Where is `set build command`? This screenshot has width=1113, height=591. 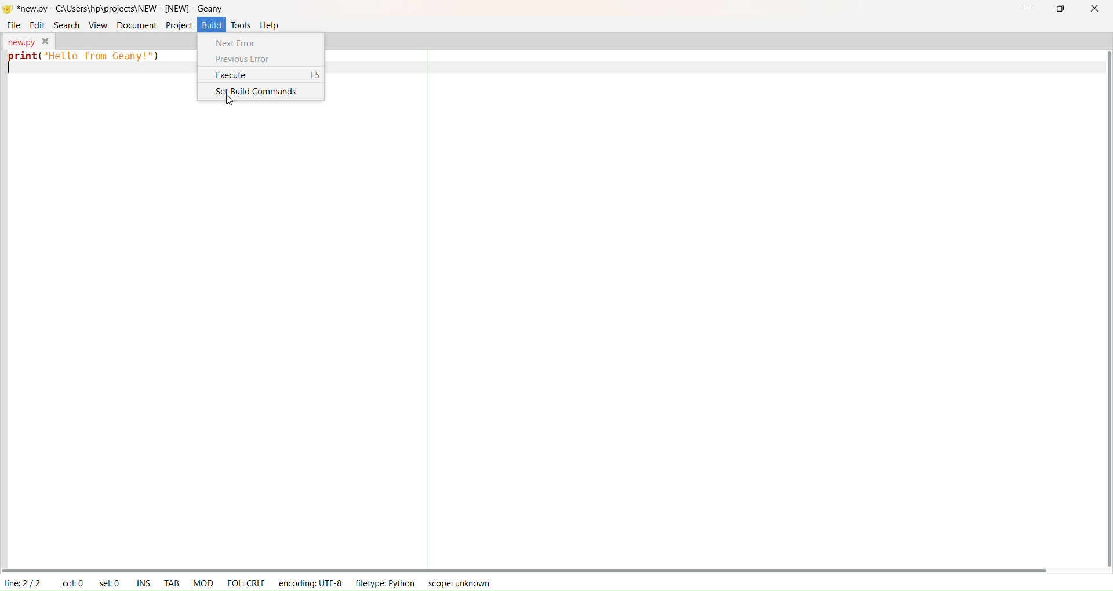
set build command is located at coordinates (256, 92).